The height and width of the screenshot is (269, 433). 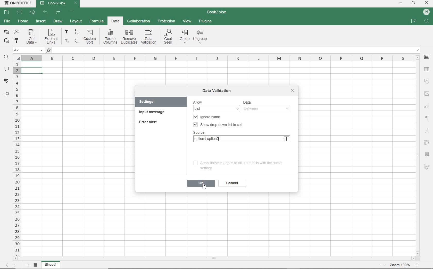 What do you see at coordinates (16, 32) in the screenshot?
I see `CUT` at bounding box center [16, 32].